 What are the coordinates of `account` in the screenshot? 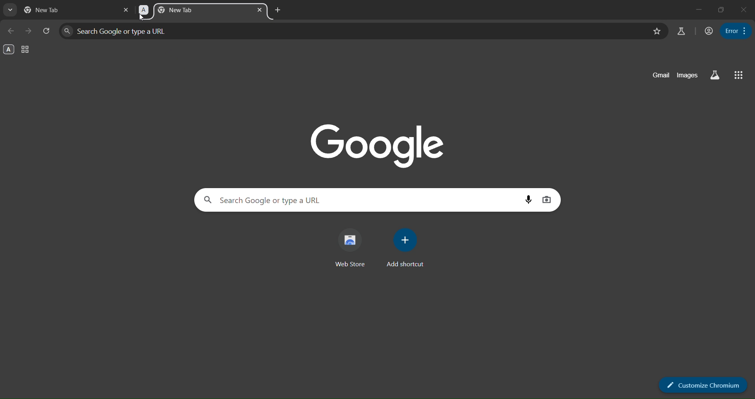 It's located at (707, 31).